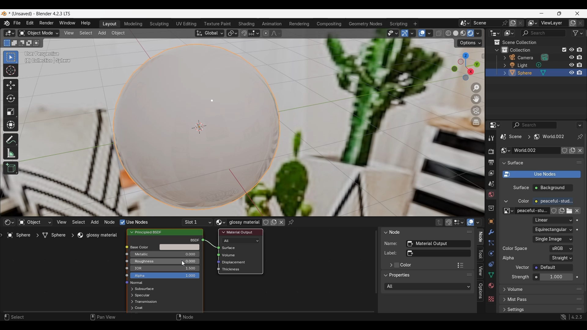 Image resolution: width=587 pixels, height=330 pixels. Describe the element at coordinates (480, 237) in the screenshot. I see `Node panel` at that location.